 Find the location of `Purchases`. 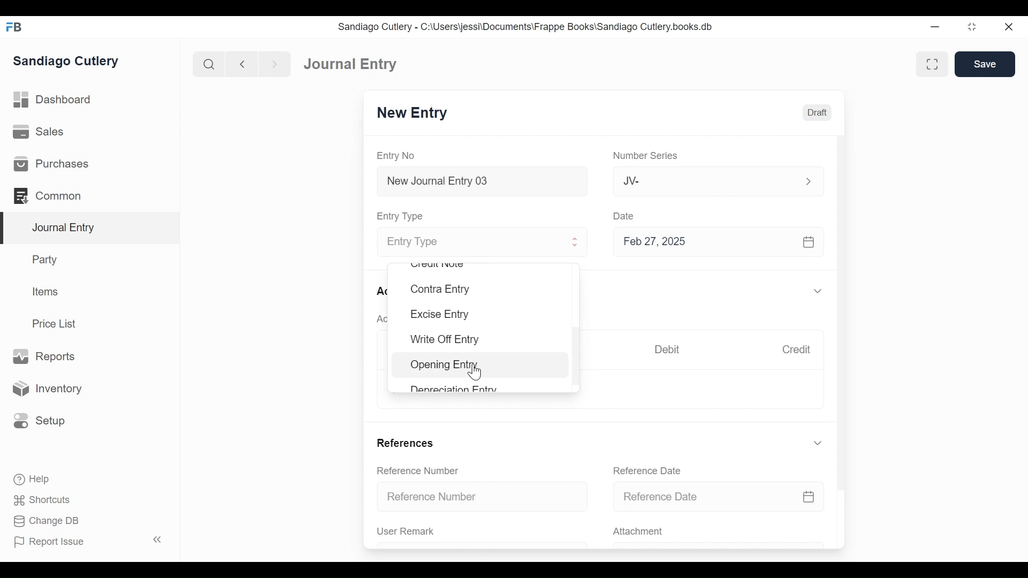

Purchases is located at coordinates (53, 164).